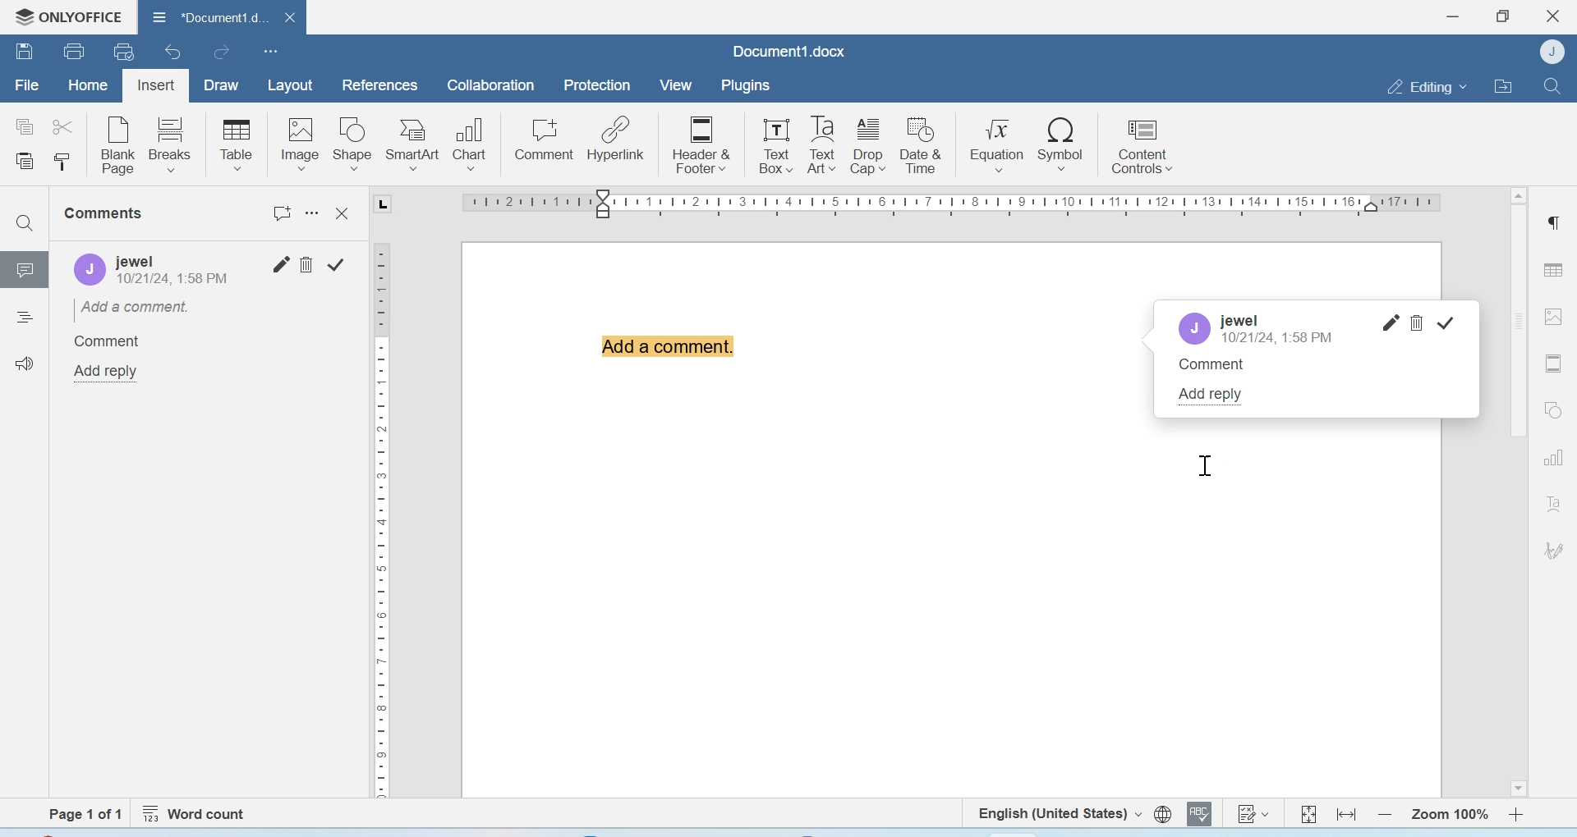  I want to click on Hyperlink, so click(615, 139).